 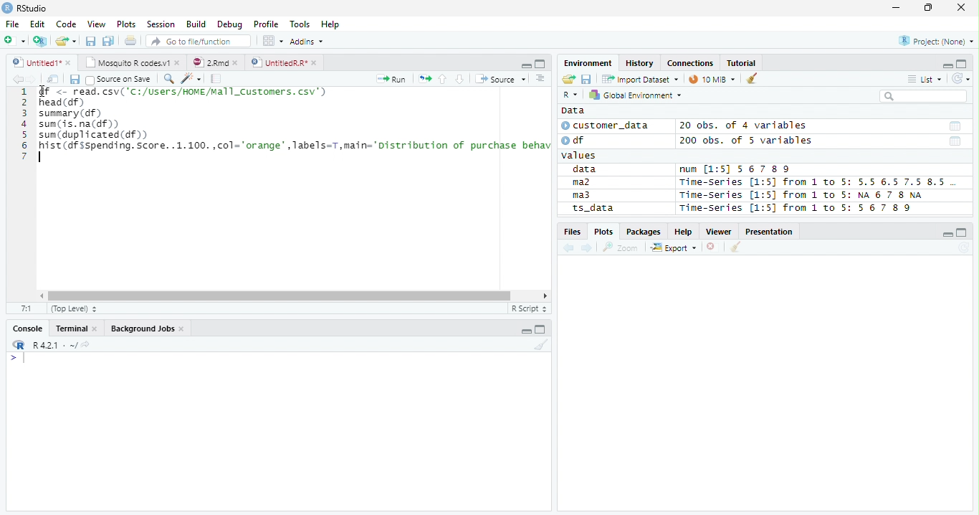 I want to click on Clean, so click(x=541, y=346).